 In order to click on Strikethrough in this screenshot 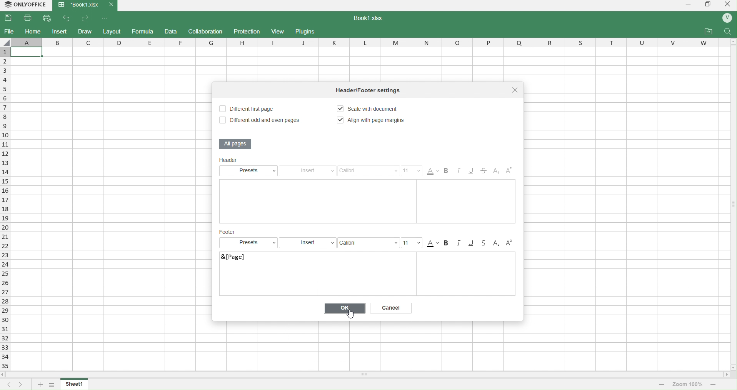, I will do `click(485, 243)`.